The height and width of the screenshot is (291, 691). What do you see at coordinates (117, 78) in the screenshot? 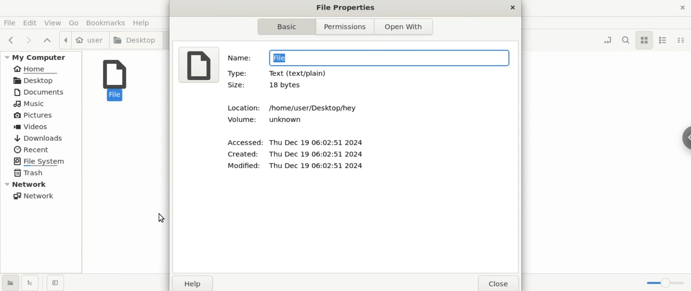
I see `file` at bounding box center [117, 78].